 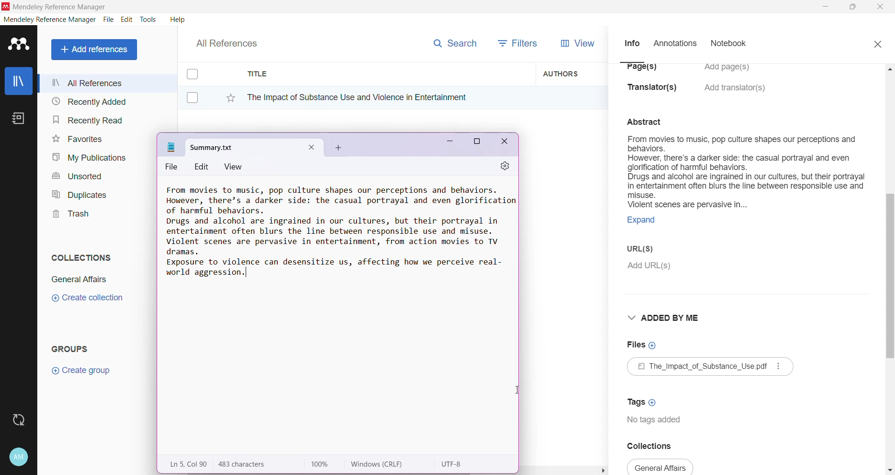 What do you see at coordinates (76, 139) in the screenshot?
I see `Favorites` at bounding box center [76, 139].